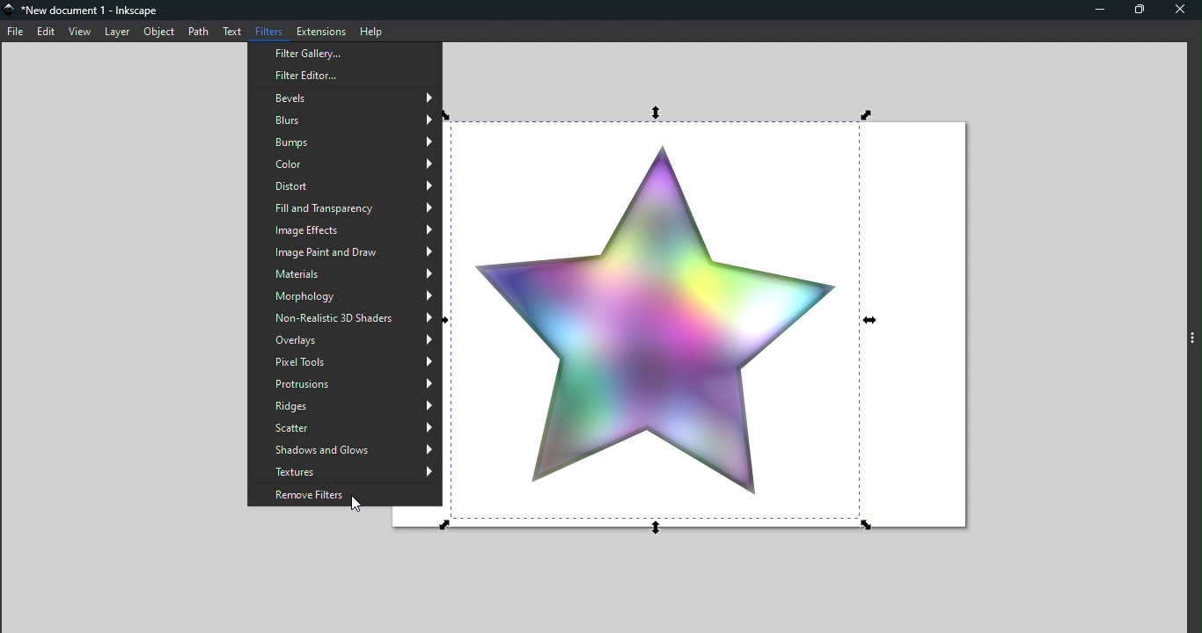  I want to click on Cursor, so click(357, 506).